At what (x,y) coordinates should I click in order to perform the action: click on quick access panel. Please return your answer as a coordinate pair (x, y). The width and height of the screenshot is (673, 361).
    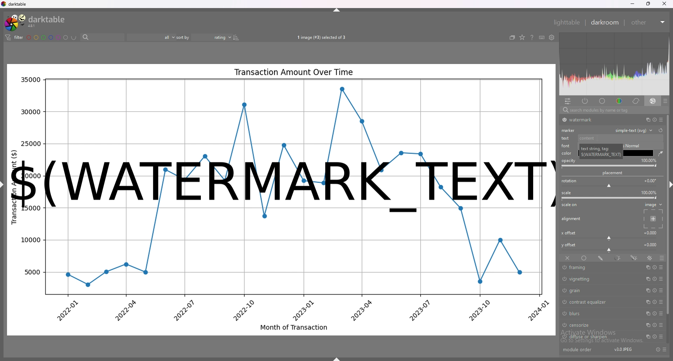
    Looking at the image, I should click on (567, 101).